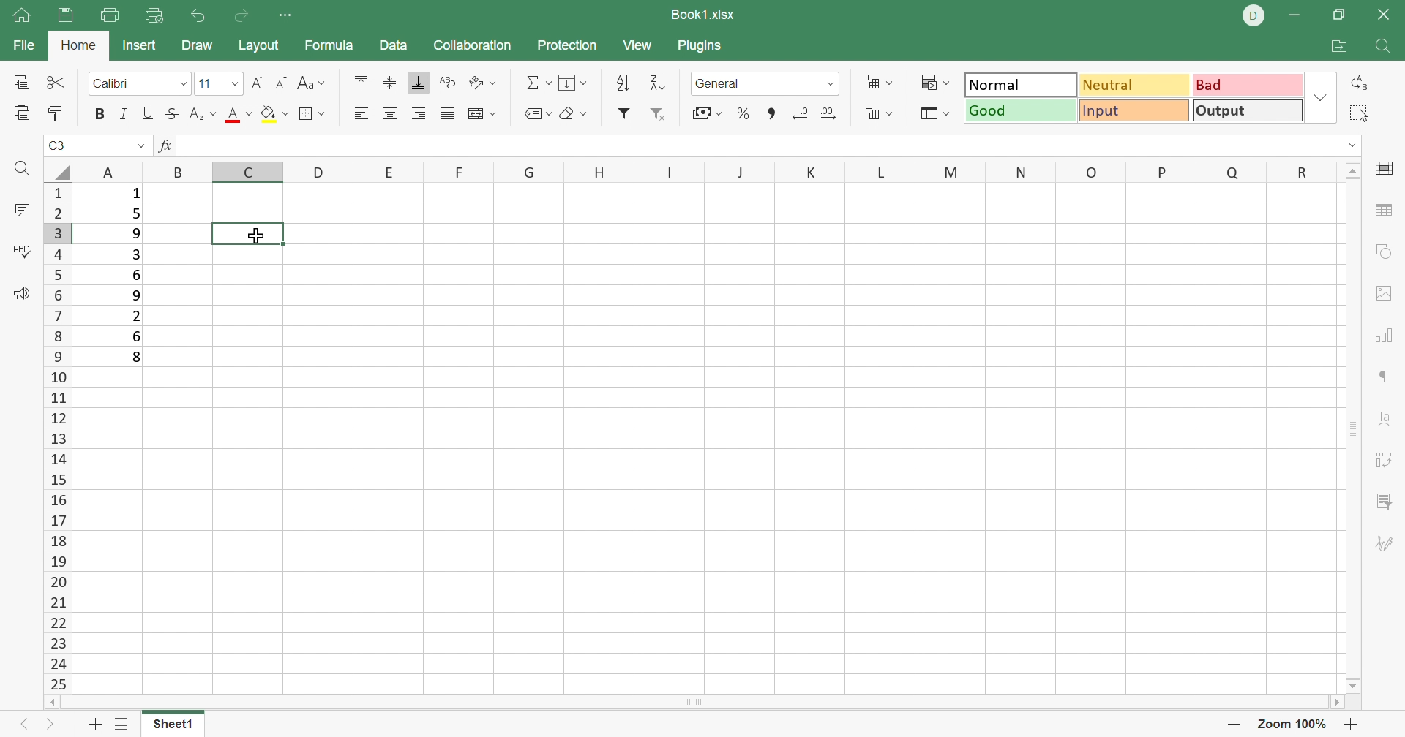 Image resolution: width=1405 pixels, height=737 pixels. I want to click on Open file location, so click(1338, 46).